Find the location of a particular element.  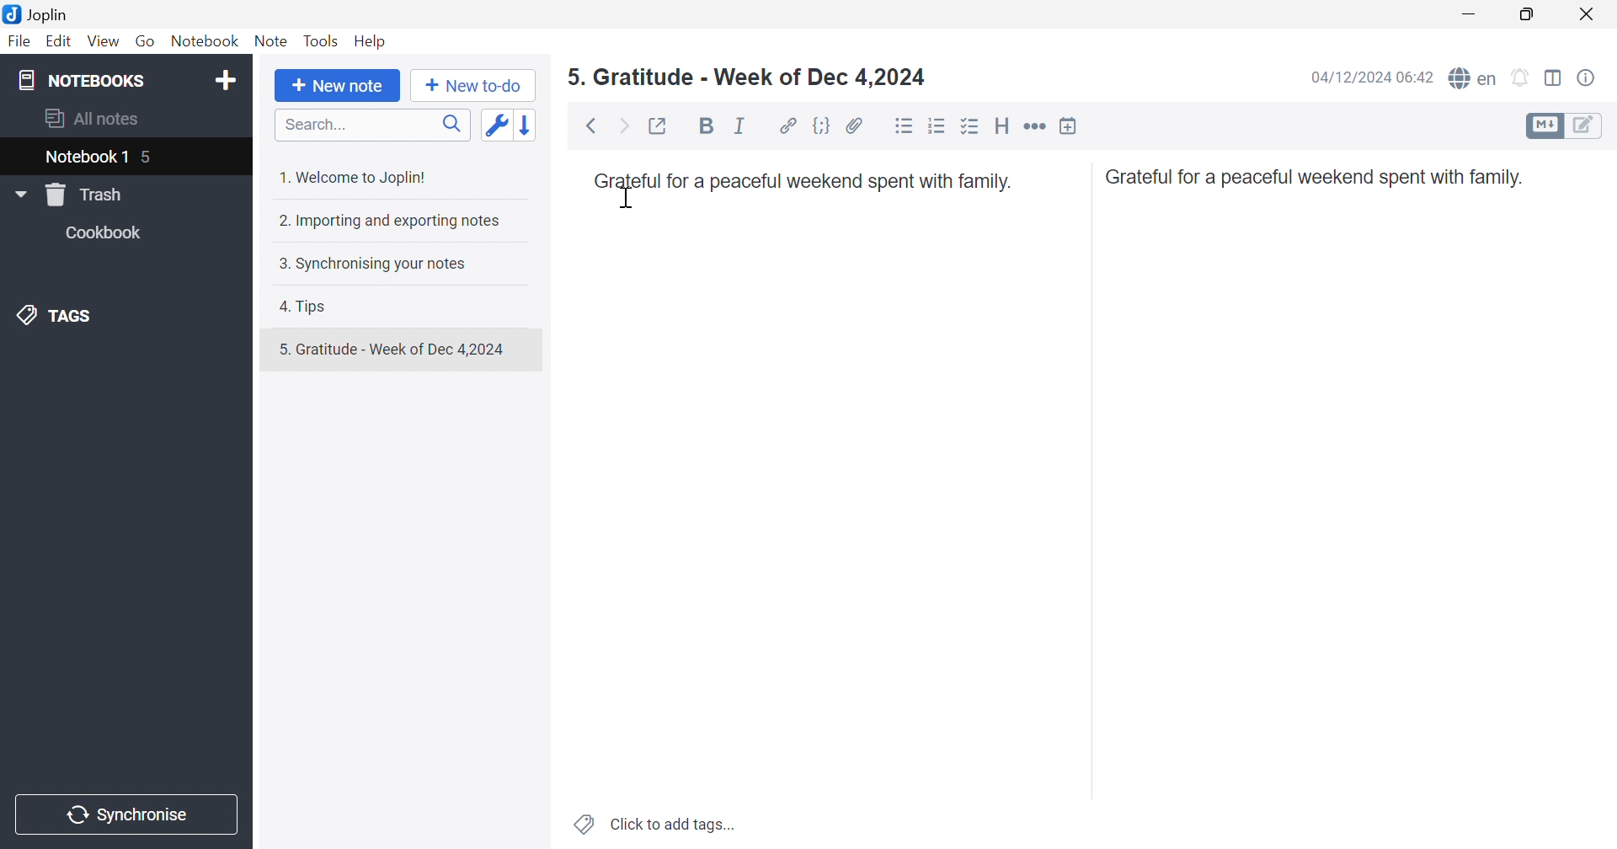

Forward is located at coordinates (626, 125).